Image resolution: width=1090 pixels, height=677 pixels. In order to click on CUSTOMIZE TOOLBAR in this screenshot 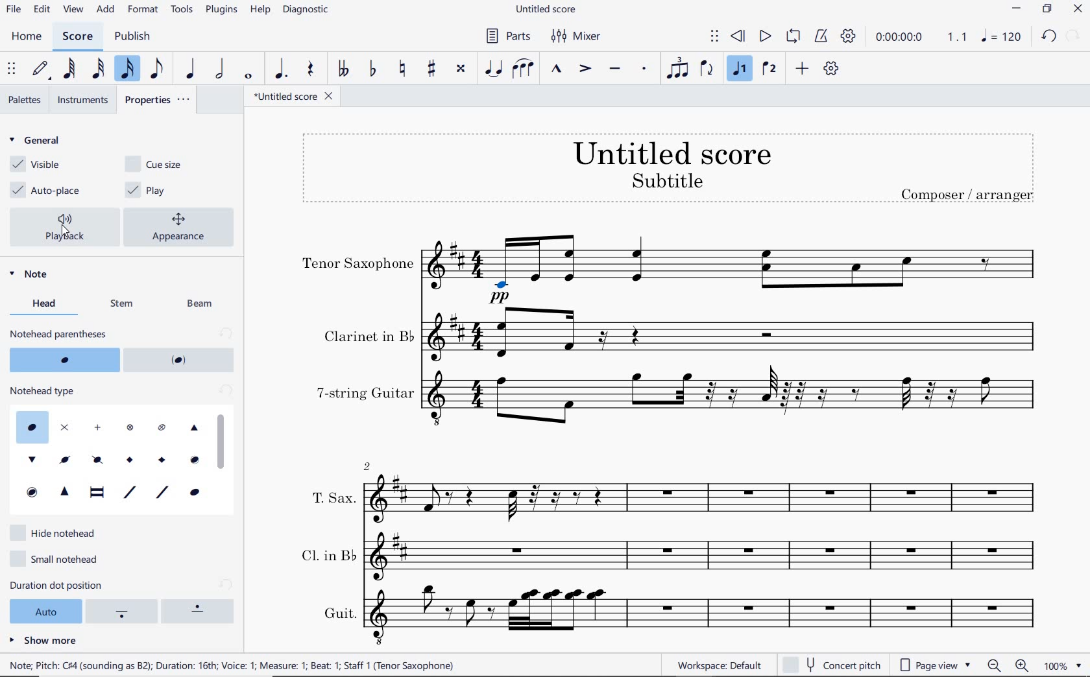, I will do `click(830, 68)`.